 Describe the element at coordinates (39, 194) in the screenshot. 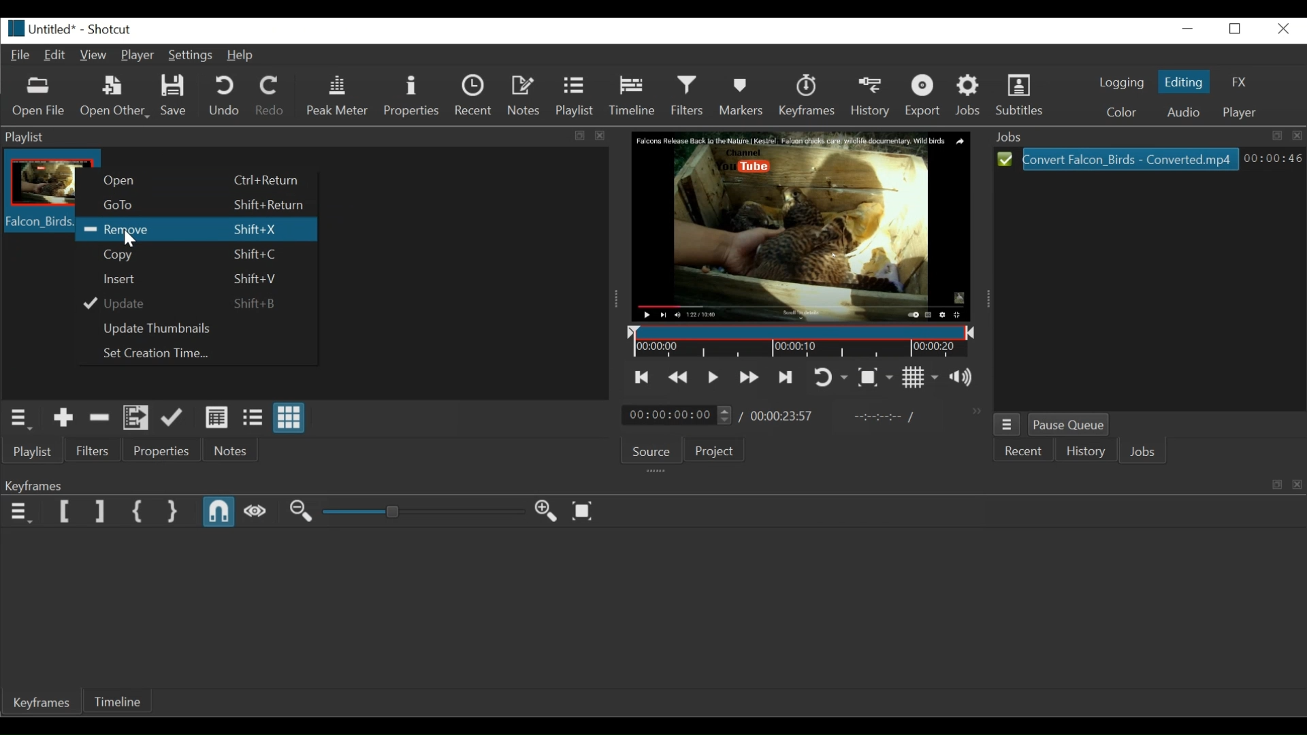

I see `Falcon_Birds.mp4(Clip thumbnail)` at that location.